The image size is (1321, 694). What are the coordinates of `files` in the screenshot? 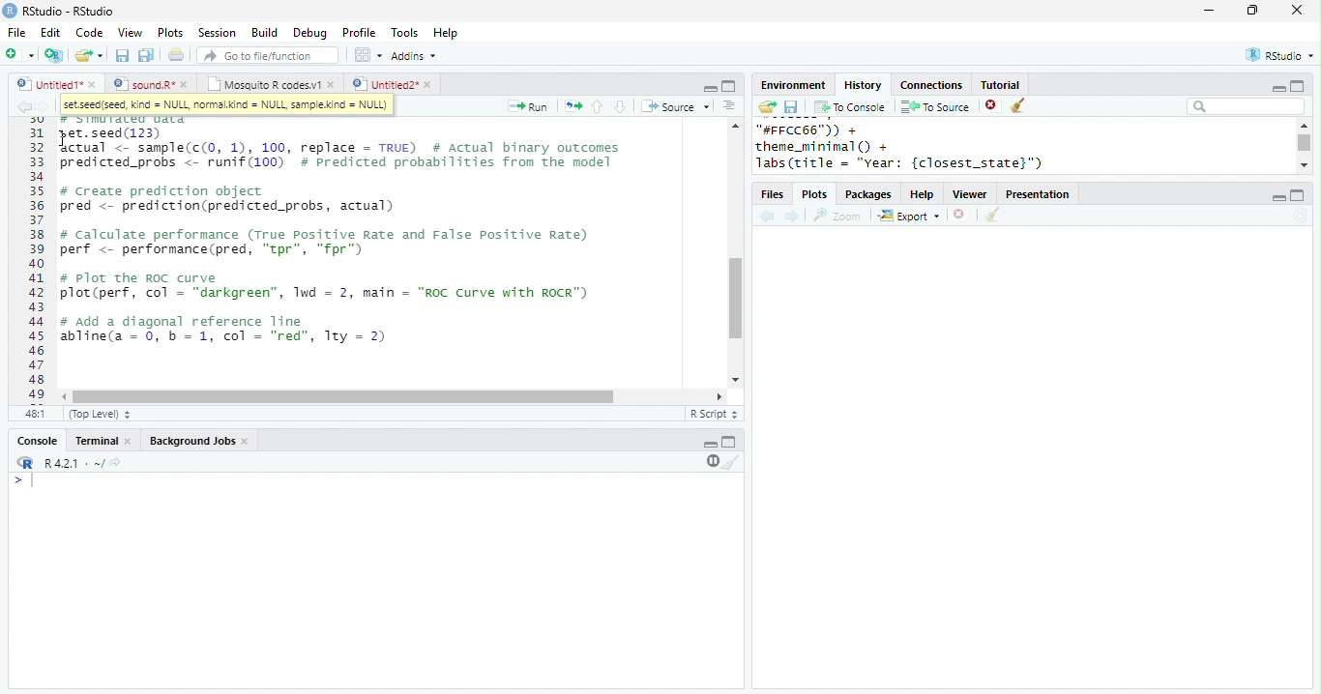 It's located at (774, 195).